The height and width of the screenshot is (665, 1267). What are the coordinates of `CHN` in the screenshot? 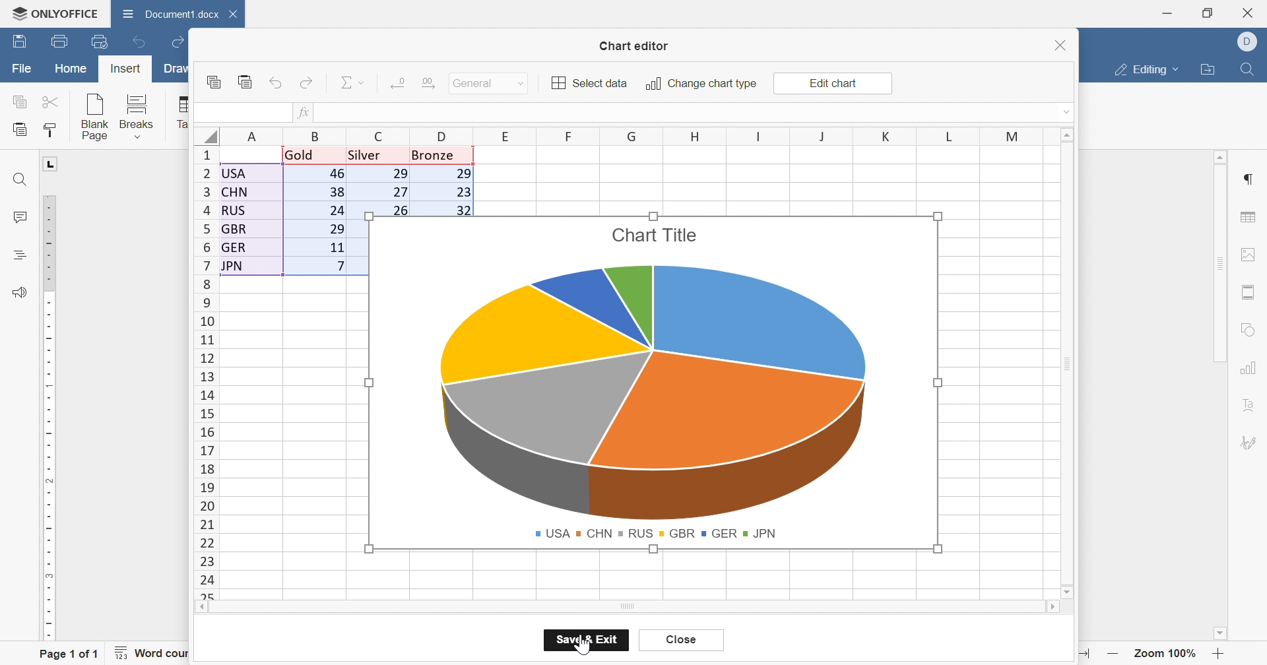 It's located at (595, 532).